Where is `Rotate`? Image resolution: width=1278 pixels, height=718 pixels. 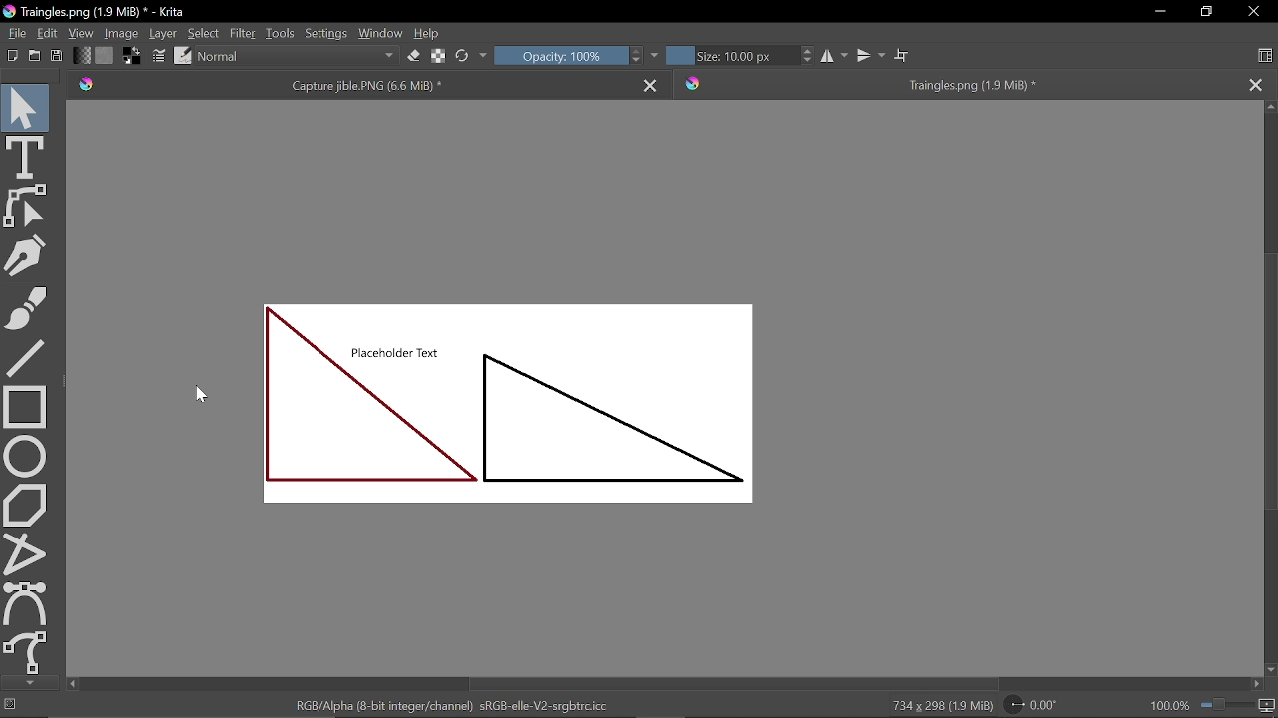 Rotate is located at coordinates (1042, 706).